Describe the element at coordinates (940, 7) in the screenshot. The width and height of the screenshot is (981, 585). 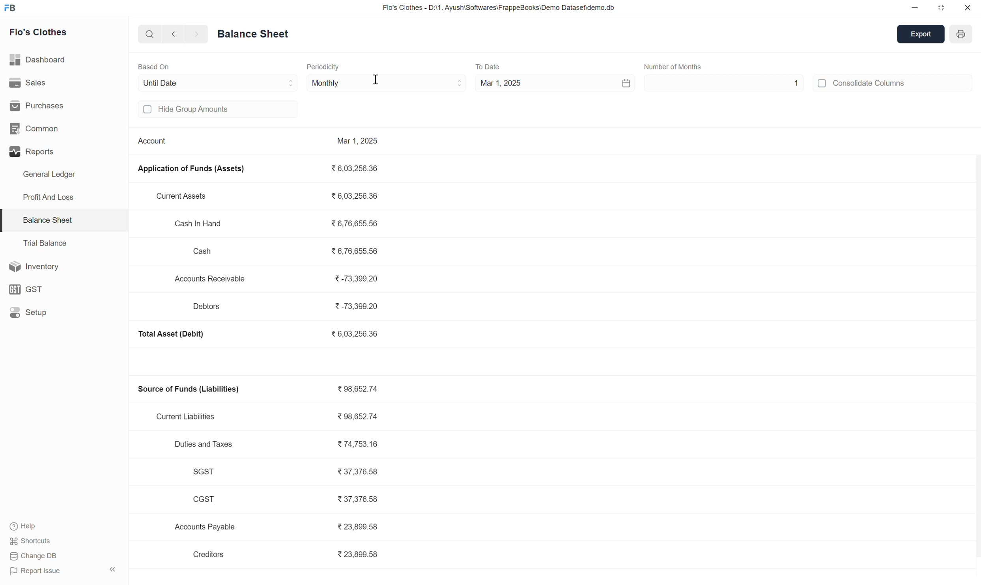
I see `maximize` at that location.